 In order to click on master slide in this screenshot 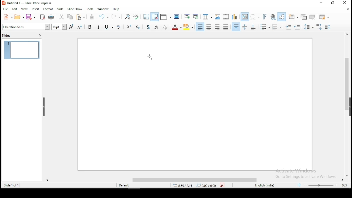, I will do `click(177, 17)`.